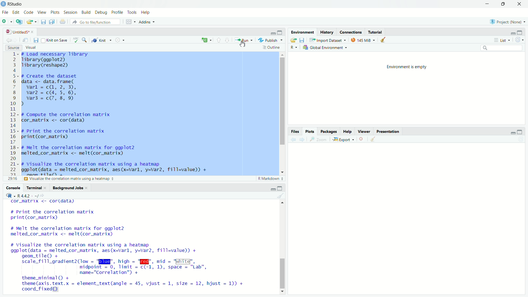 This screenshot has width=528, height=297. I want to click on background jobs, so click(70, 188).